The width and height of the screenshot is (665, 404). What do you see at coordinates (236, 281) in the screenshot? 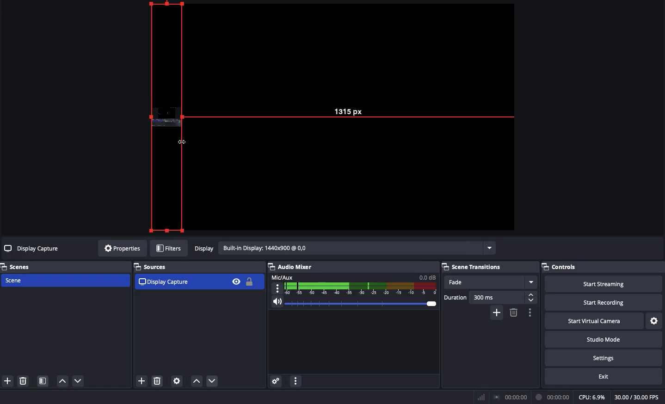
I see `Visible` at bounding box center [236, 281].